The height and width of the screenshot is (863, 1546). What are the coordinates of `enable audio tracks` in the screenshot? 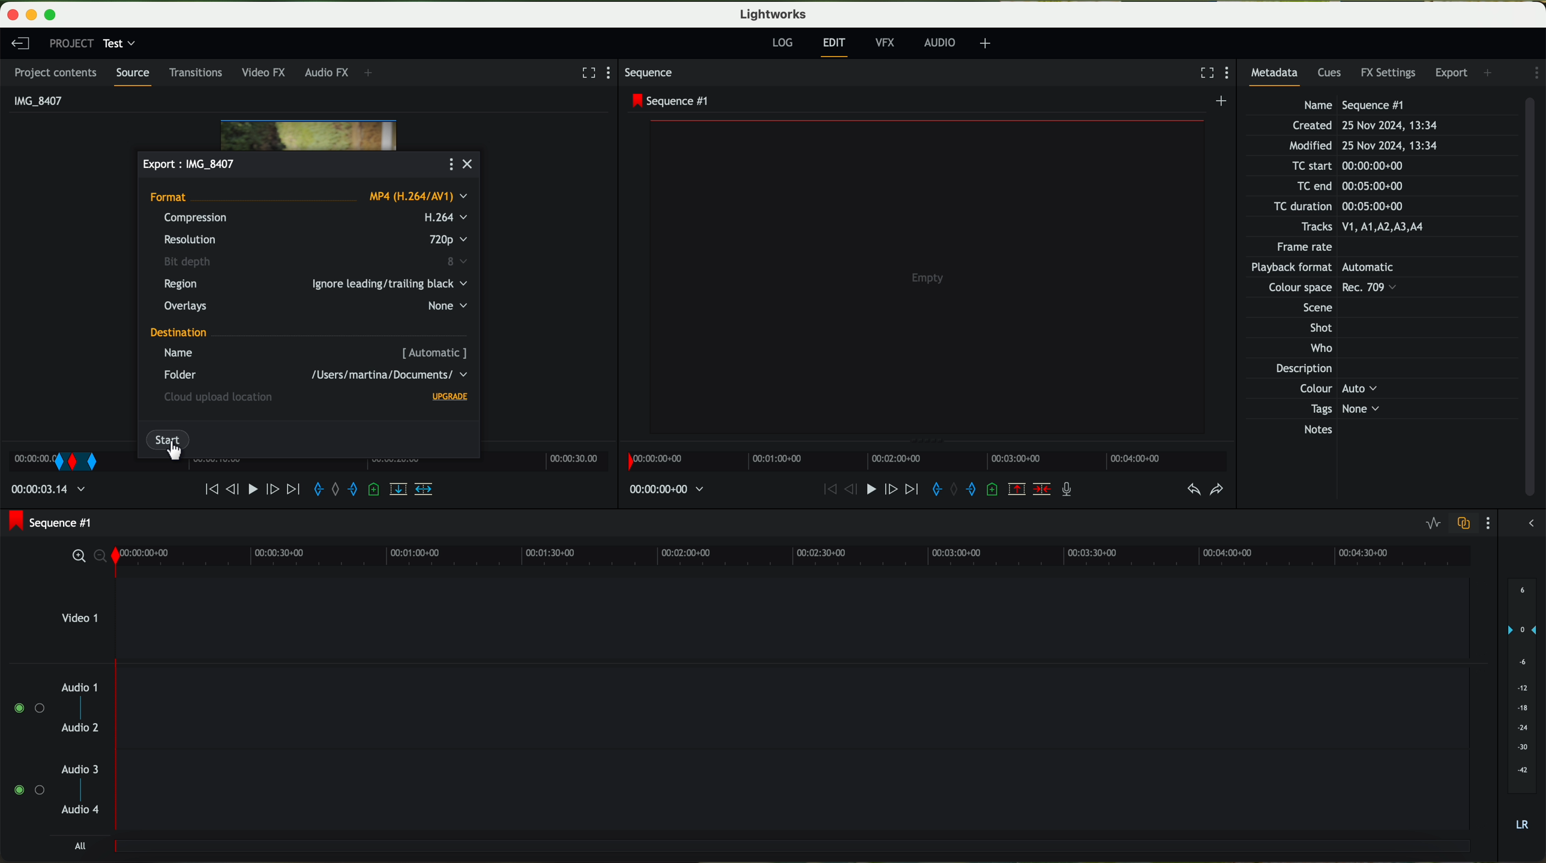 It's located at (27, 750).